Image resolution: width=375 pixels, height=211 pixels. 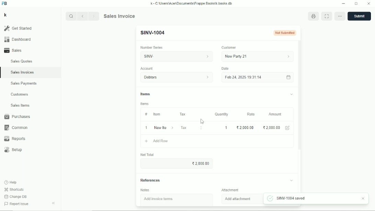 I want to click on Not submitted, so click(x=285, y=33).